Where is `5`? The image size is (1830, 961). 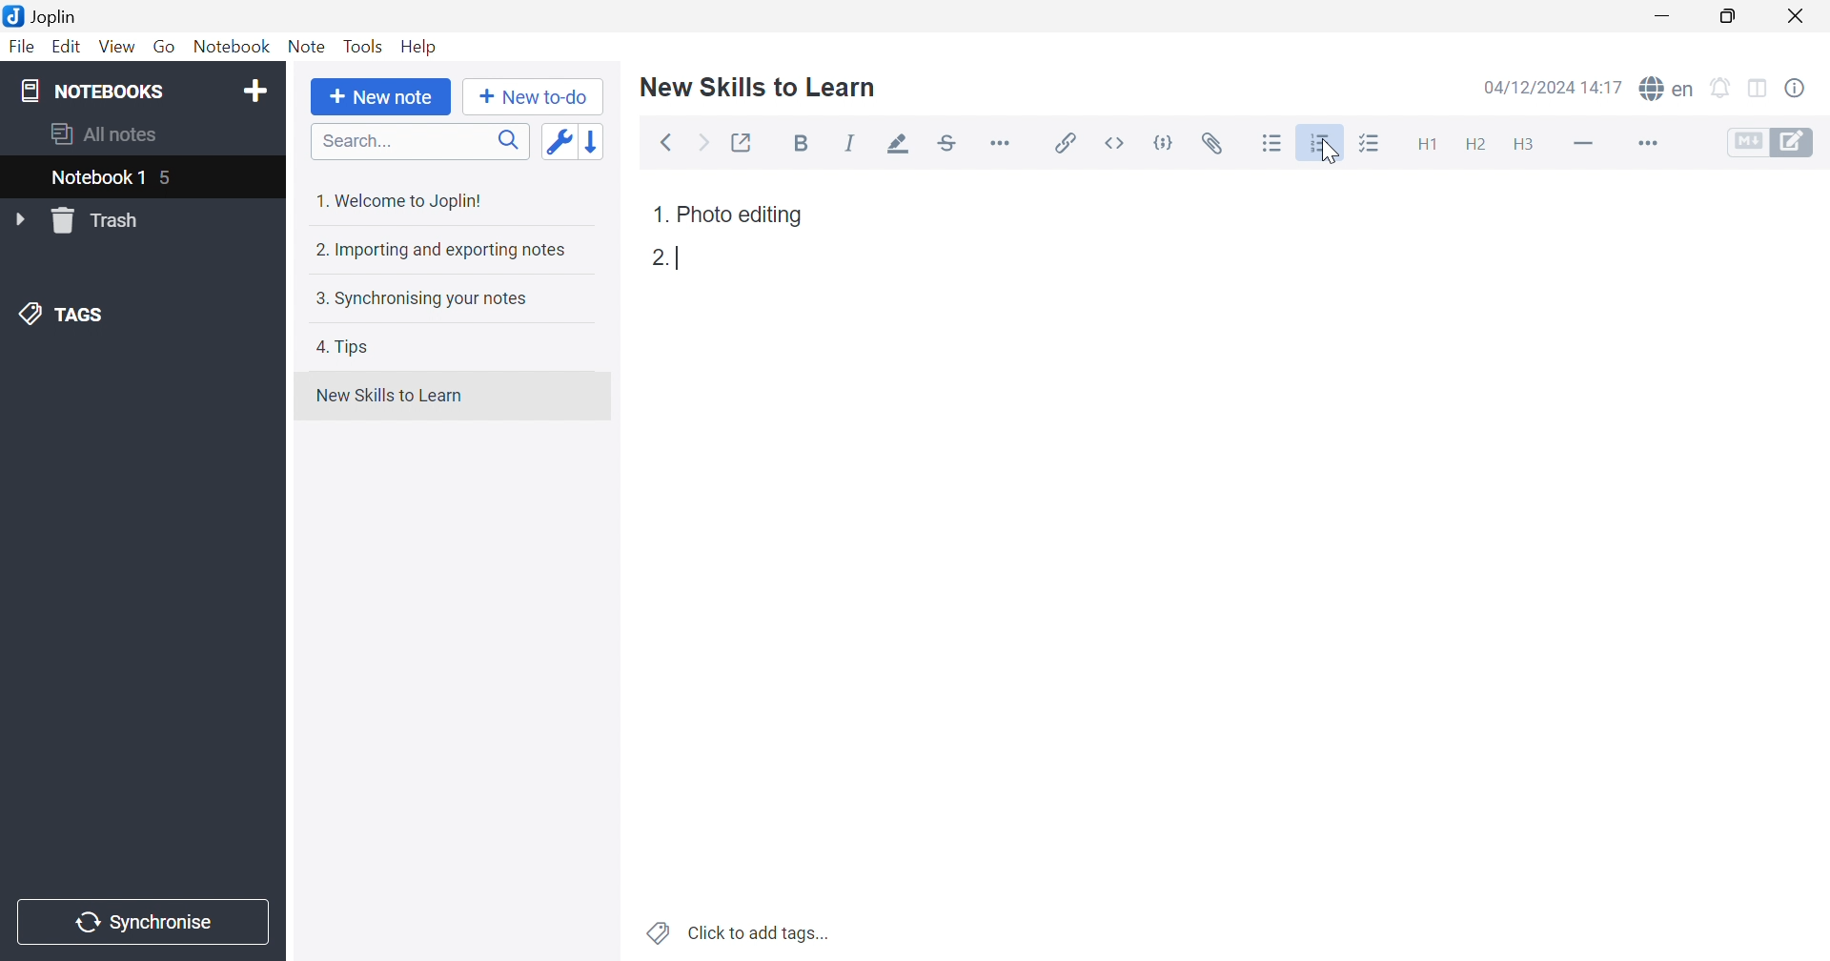
5 is located at coordinates (169, 180).